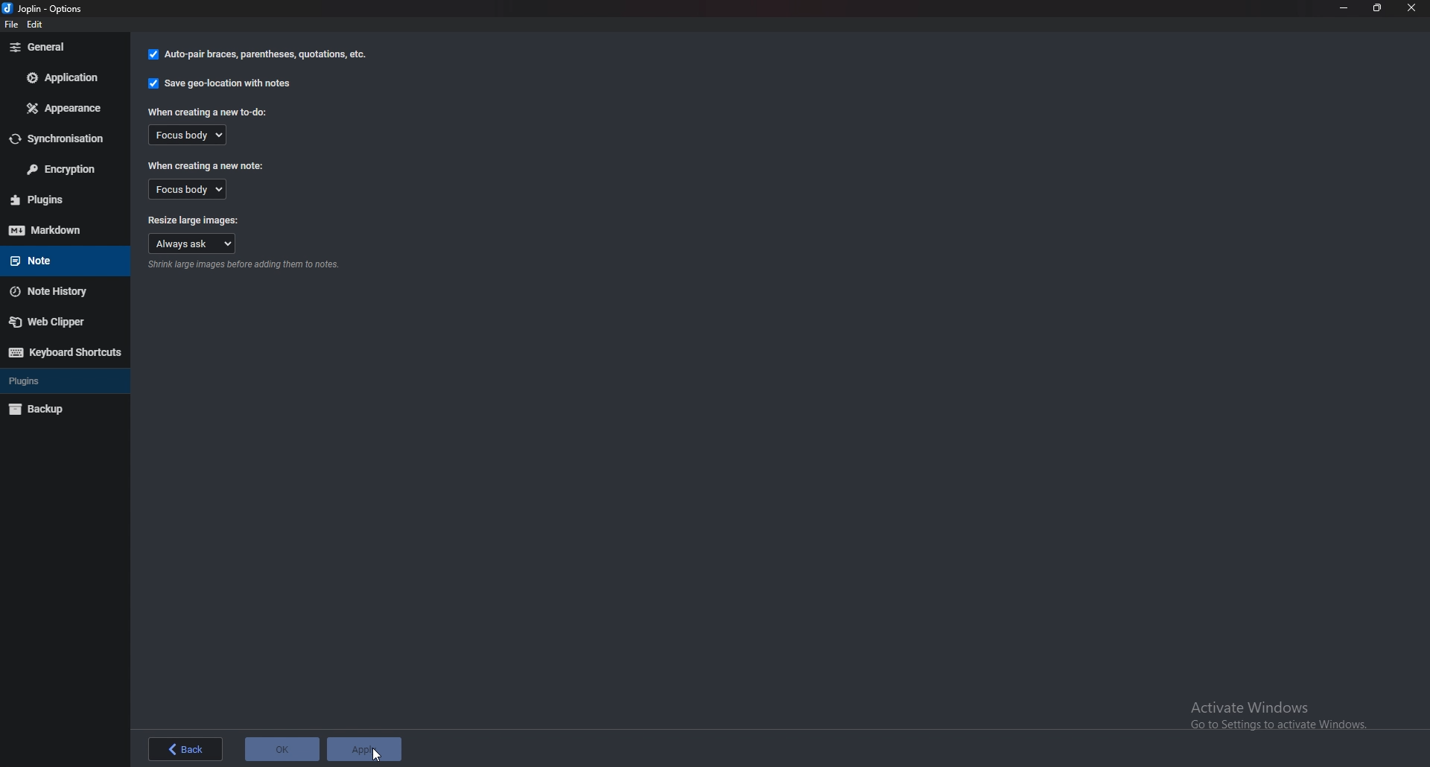  Describe the element at coordinates (60, 322) in the screenshot. I see `Web Clipper` at that location.